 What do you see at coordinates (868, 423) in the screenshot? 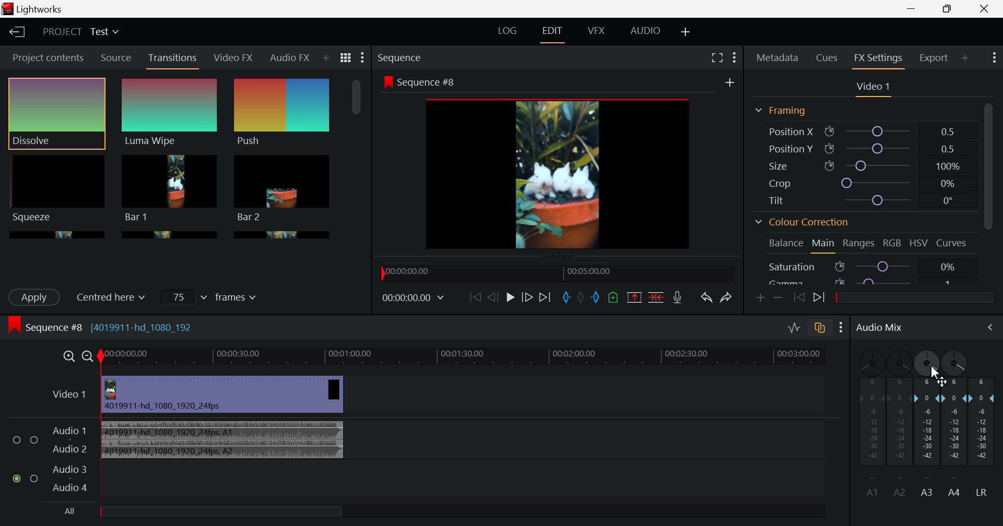
I see `A1 Channel disabled` at bounding box center [868, 423].